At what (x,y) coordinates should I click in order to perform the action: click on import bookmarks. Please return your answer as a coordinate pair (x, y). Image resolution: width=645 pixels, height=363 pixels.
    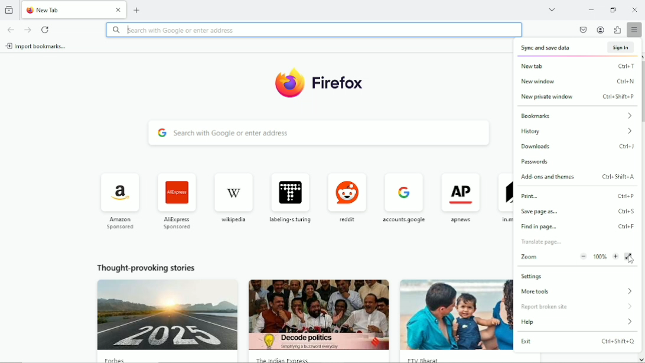
    Looking at the image, I should click on (38, 47).